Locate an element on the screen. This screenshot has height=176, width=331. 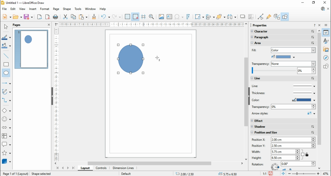
clone formatting is located at coordinates (94, 16).